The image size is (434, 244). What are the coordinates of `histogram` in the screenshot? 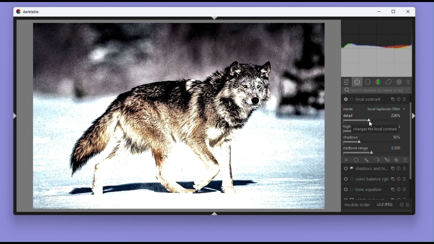 It's located at (377, 47).